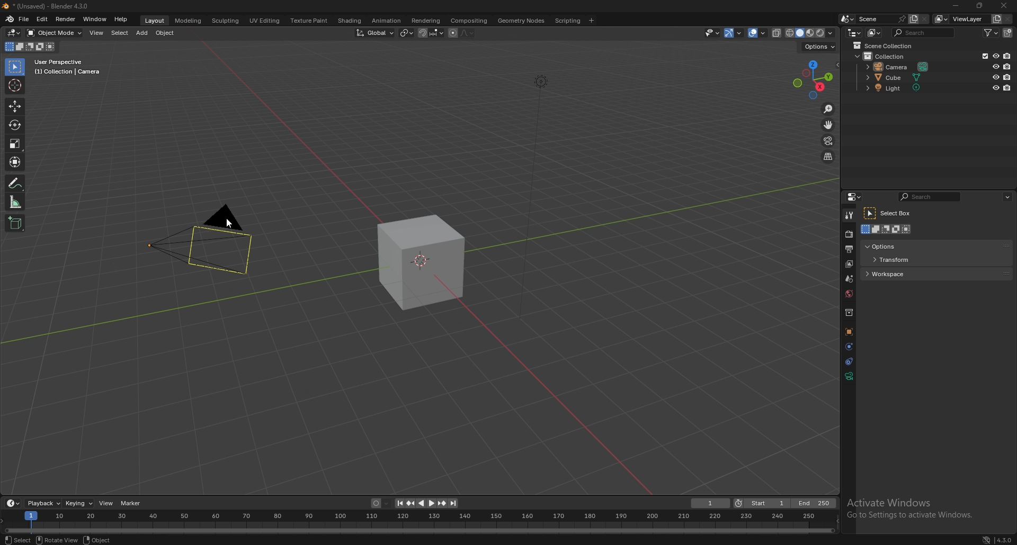 This screenshot has height=545, width=1017. Describe the element at coordinates (105, 503) in the screenshot. I see `view` at that location.